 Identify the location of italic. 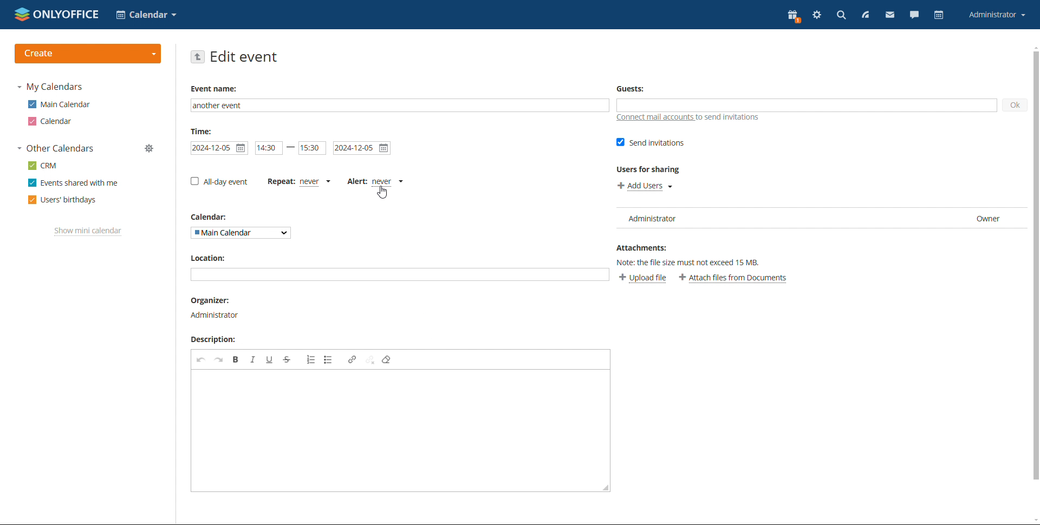
(252, 359).